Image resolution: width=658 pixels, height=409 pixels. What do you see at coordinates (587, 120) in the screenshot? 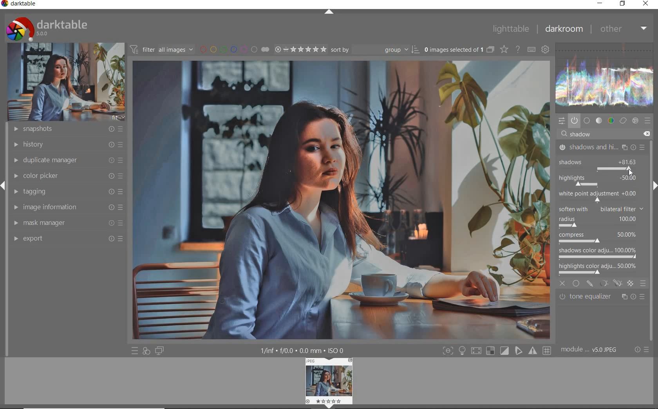
I see `base` at bounding box center [587, 120].